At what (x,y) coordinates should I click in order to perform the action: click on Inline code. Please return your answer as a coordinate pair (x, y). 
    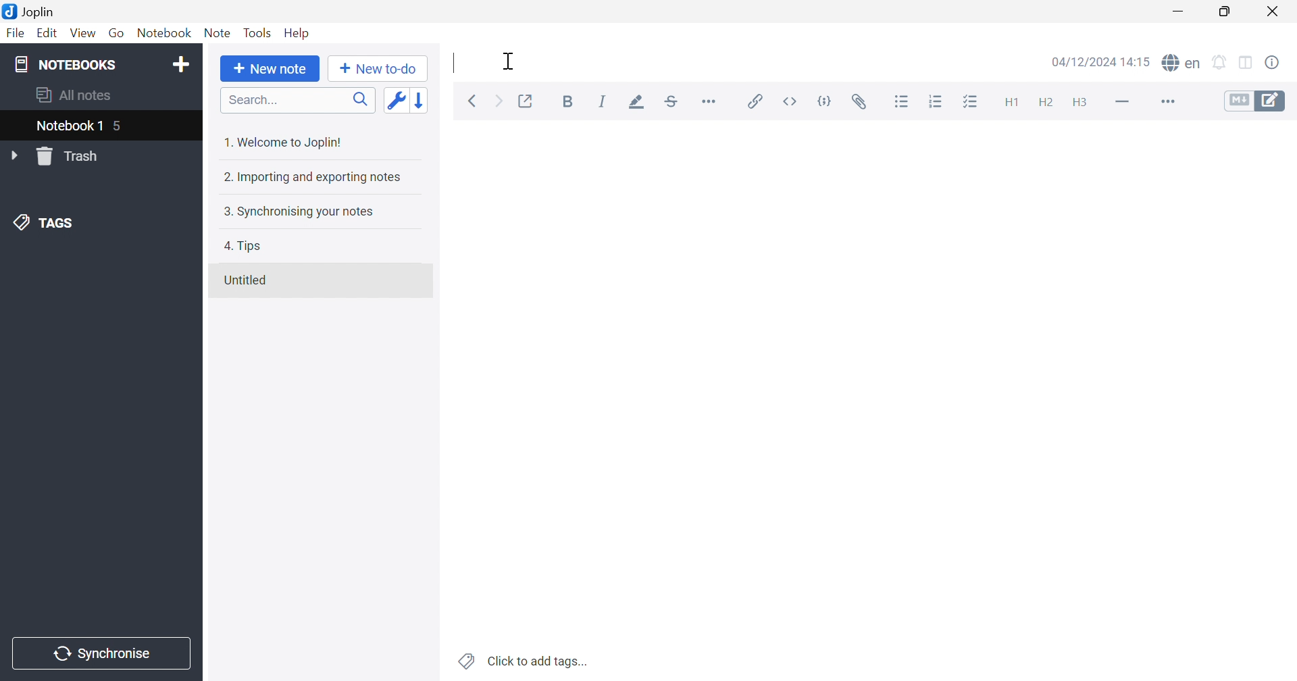
    Looking at the image, I should click on (792, 101).